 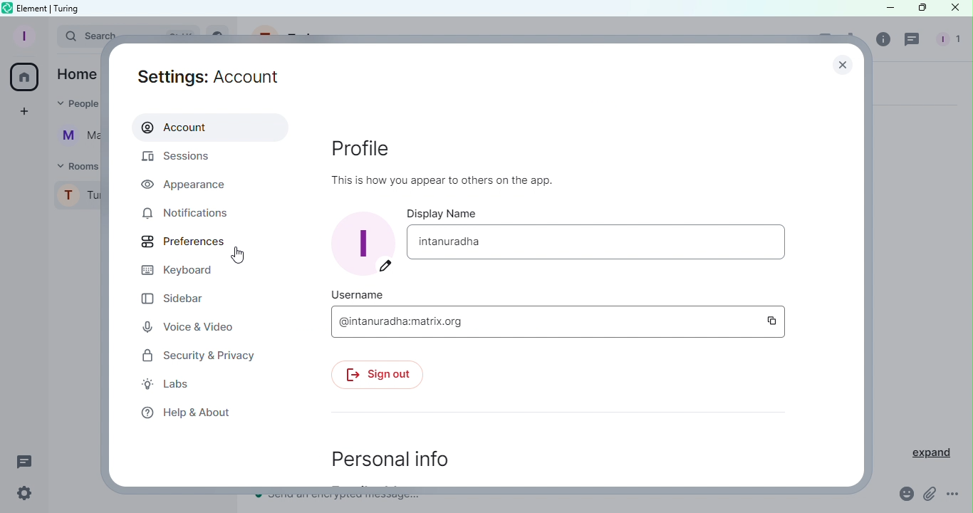 What do you see at coordinates (183, 295) in the screenshot?
I see `Sidebar` at bounding box center [183, 295].